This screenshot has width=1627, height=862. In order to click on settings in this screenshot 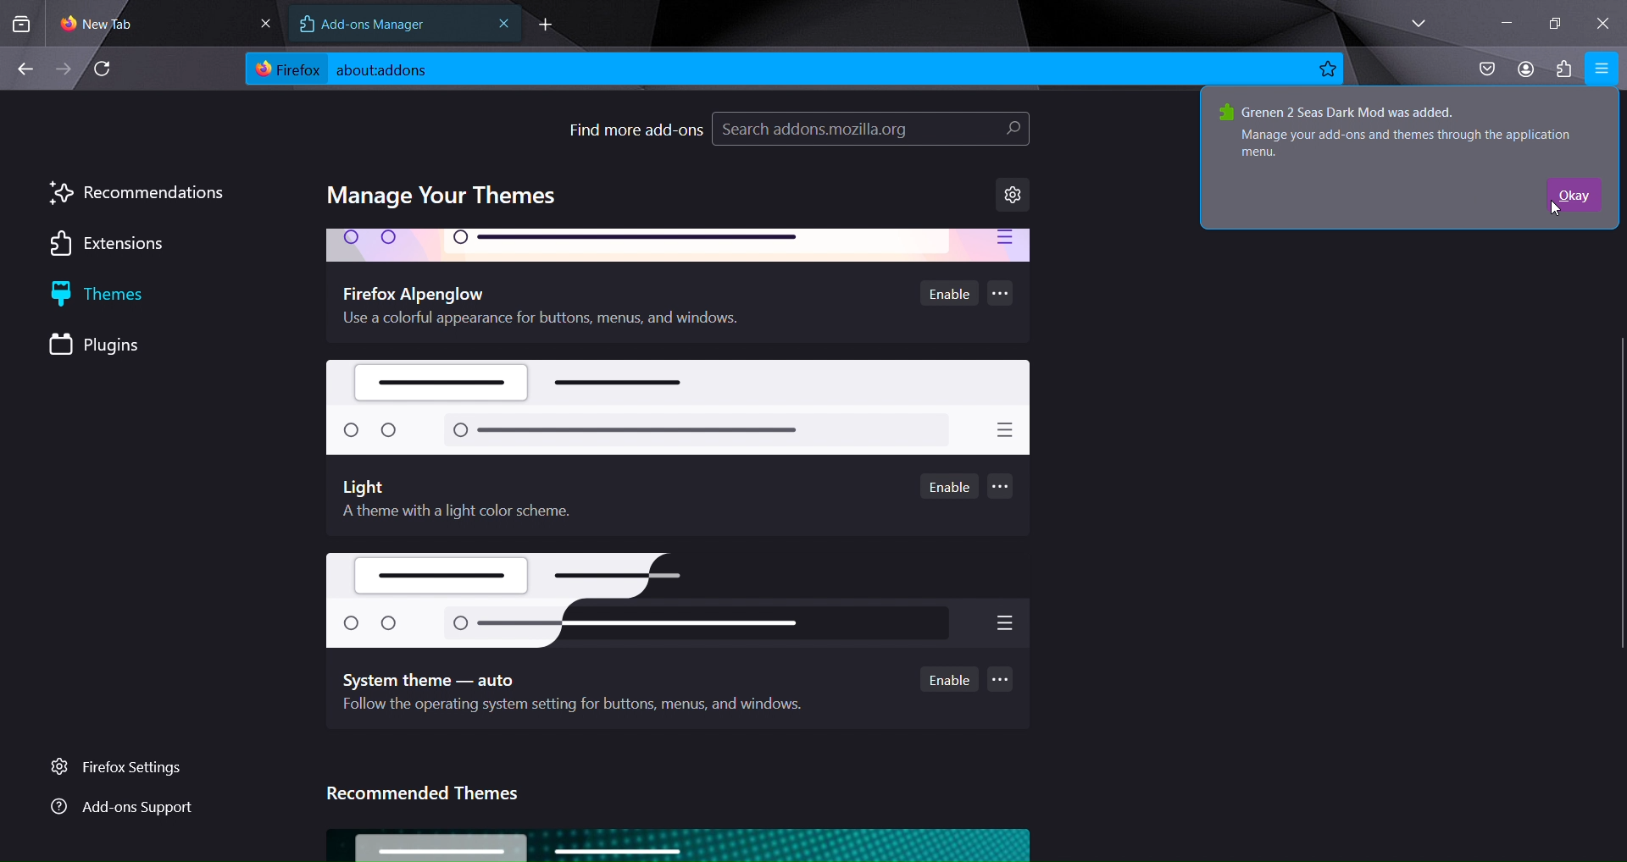, I will do `click(1013, 195)`.